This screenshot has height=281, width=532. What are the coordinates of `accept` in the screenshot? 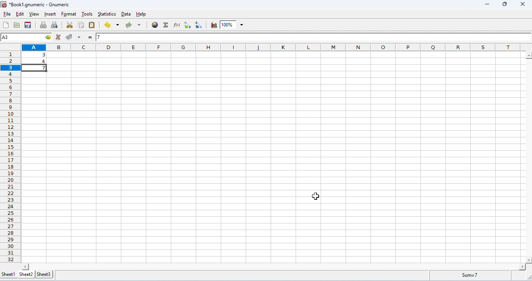 It's located at (69, 37).